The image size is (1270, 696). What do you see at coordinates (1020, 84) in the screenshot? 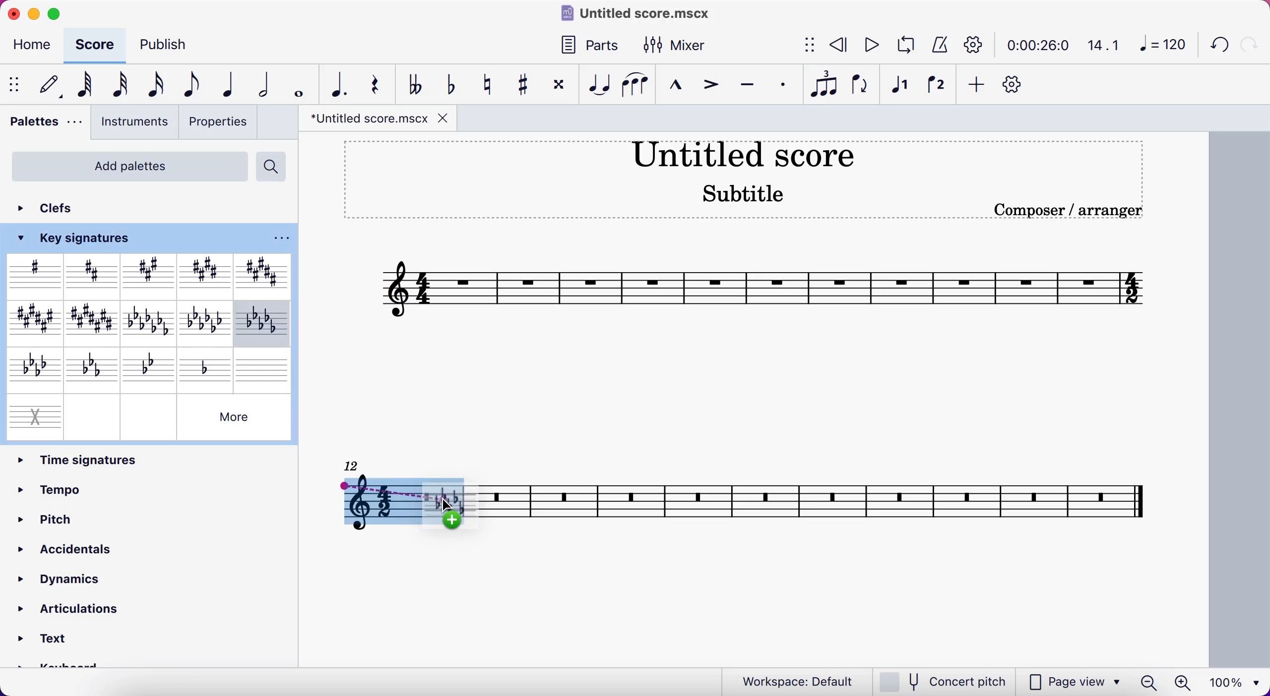
I see `customize toolbar` at bounding box center [1020, 84].